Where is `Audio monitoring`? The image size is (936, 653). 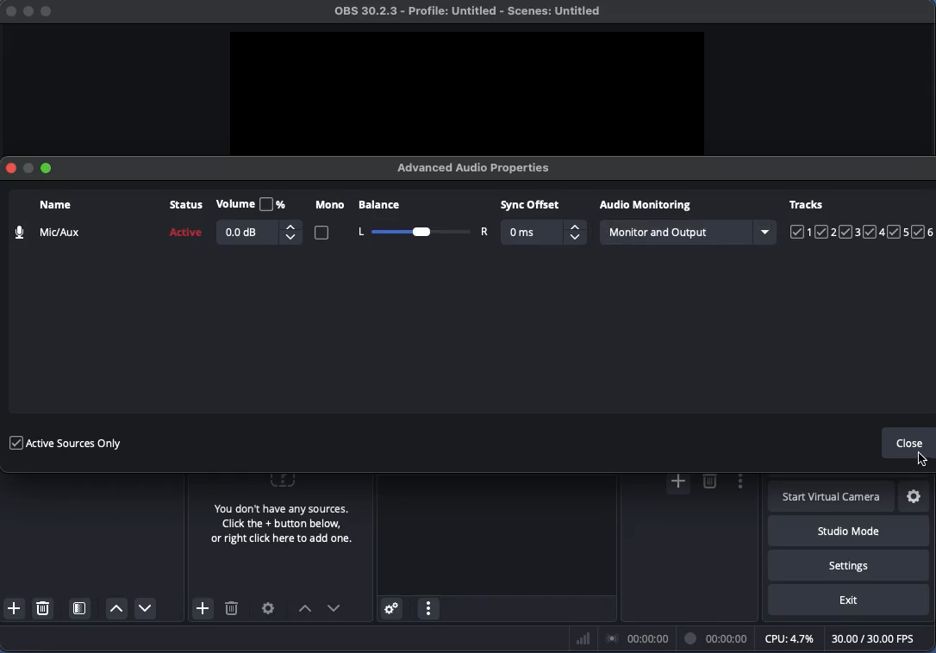 Audio monitoring is located at coordinates (646, 205).